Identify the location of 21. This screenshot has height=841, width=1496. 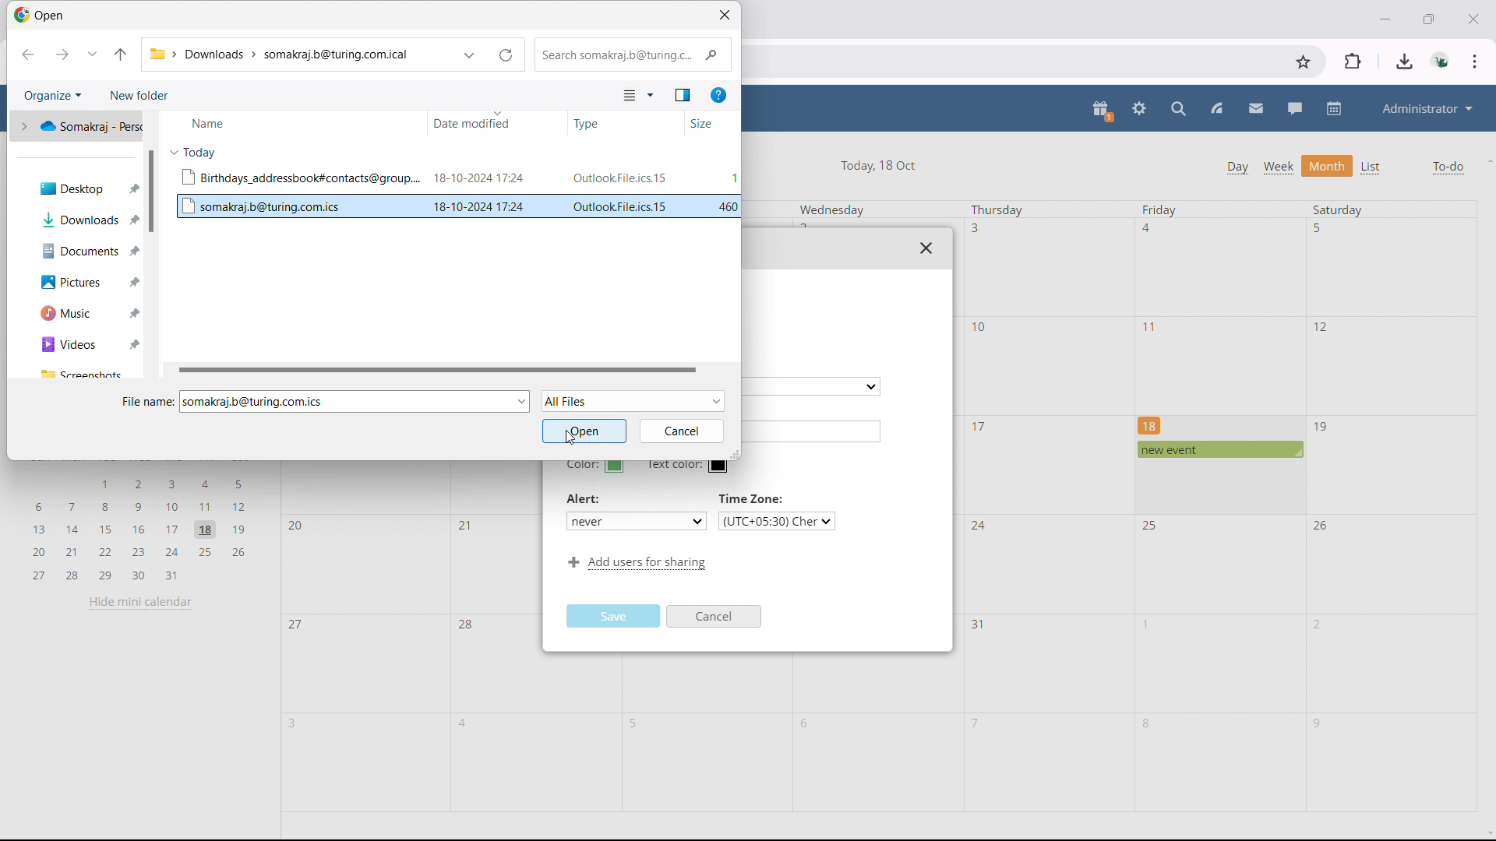
(463, 524).